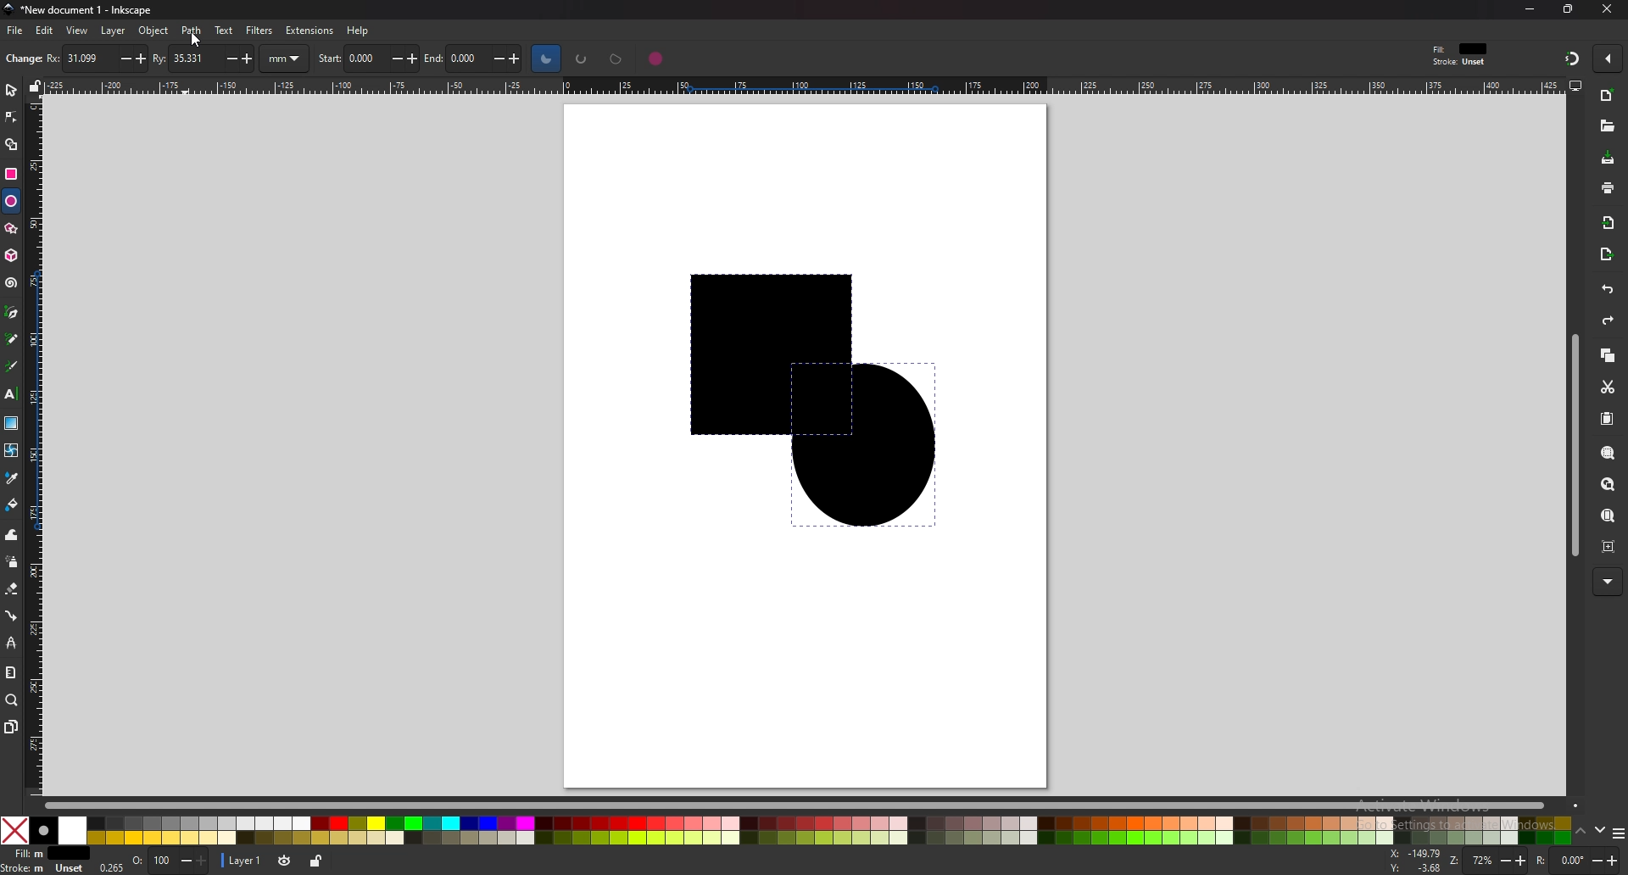 Image resolution: width=1628 pixels, height=875 pixels. I want to click on snapping, so click(1569, 58).